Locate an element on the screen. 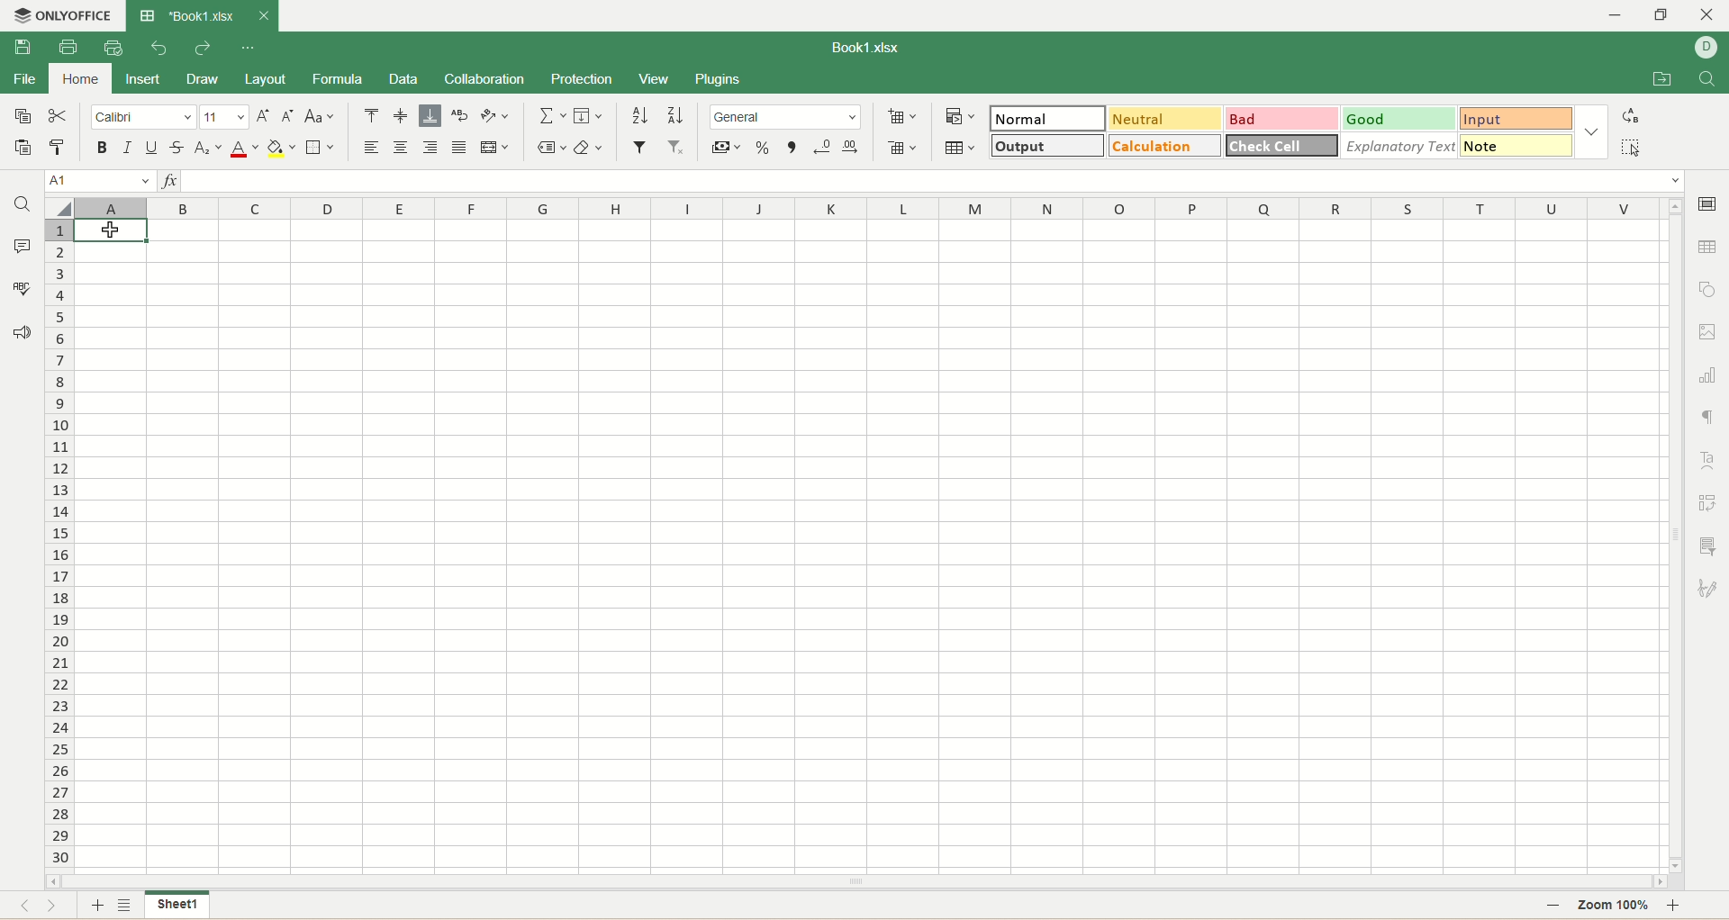  cell position is located at coordinates (102, 181).